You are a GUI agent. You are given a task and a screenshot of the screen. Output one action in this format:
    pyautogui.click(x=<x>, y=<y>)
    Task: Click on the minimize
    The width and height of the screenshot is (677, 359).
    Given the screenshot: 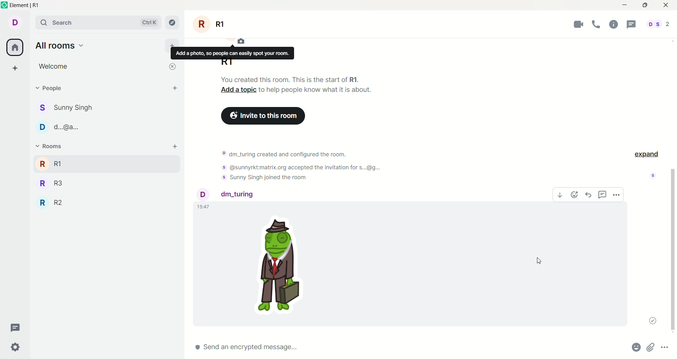 What is the action you would take?
    pyautogui.click(x=625, y=5)
    